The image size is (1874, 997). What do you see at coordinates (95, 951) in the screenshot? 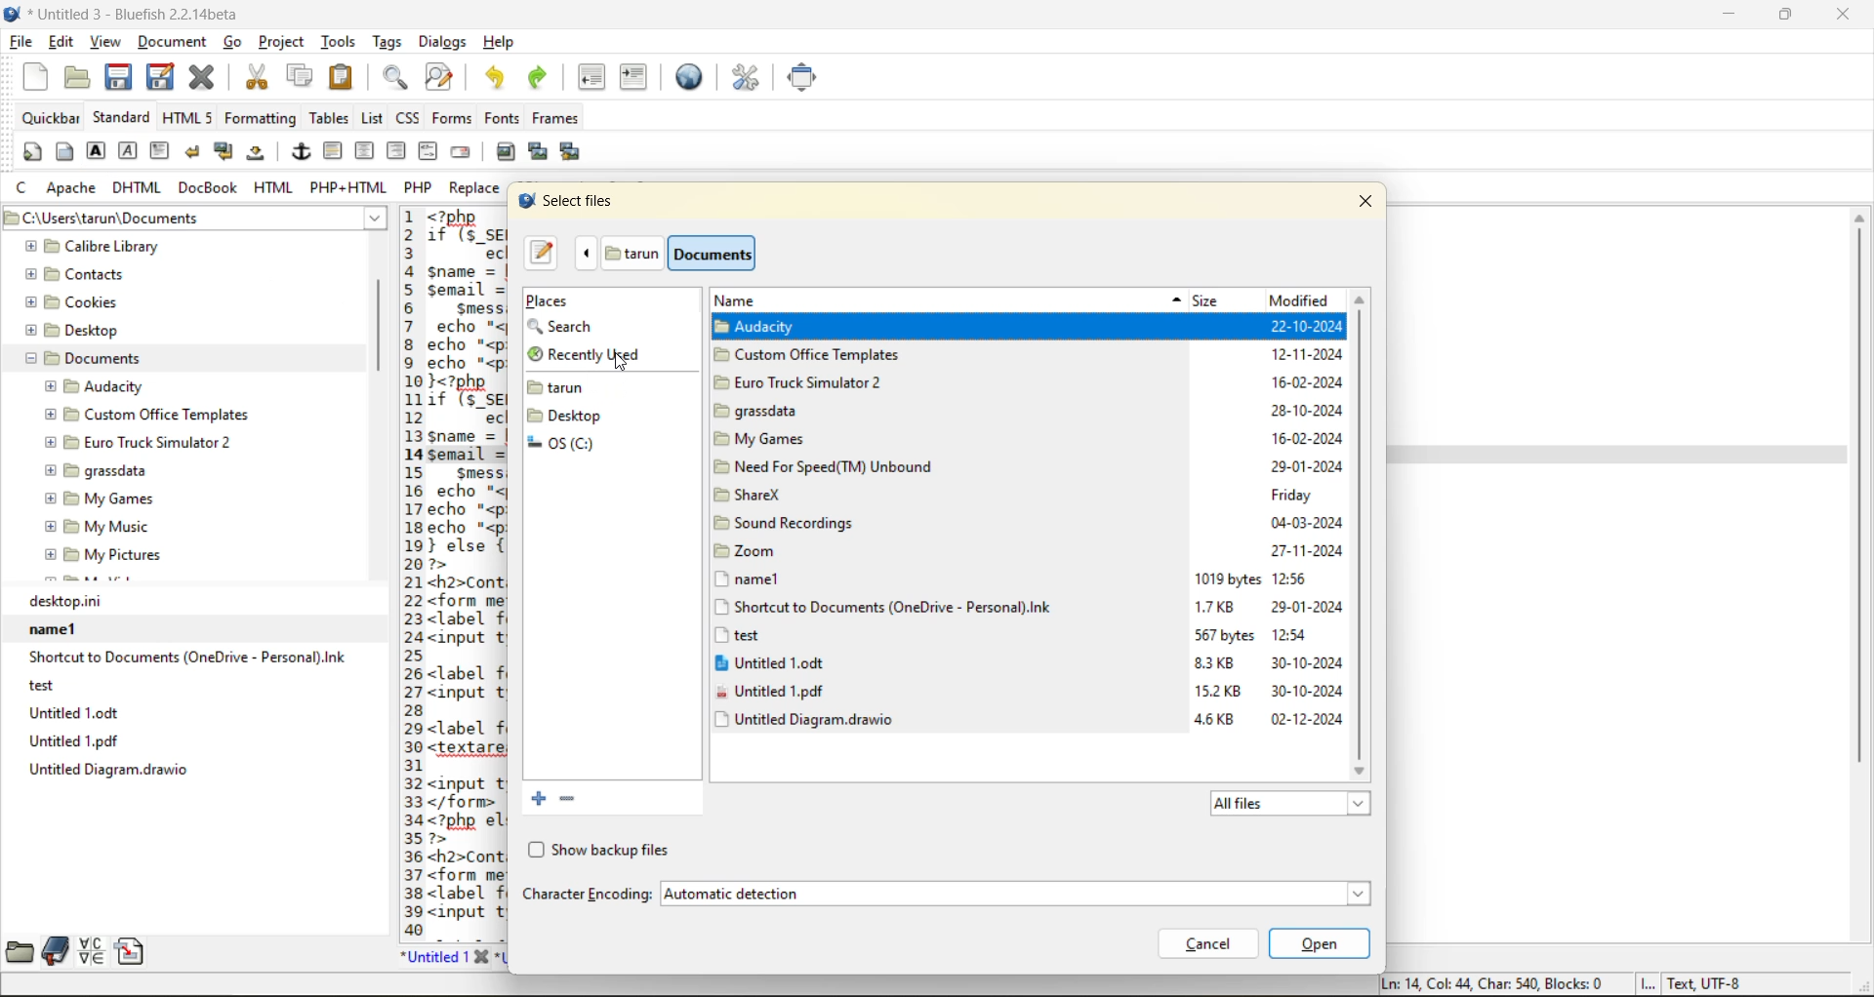
I see `charmap` at bounding box center [95, 951].